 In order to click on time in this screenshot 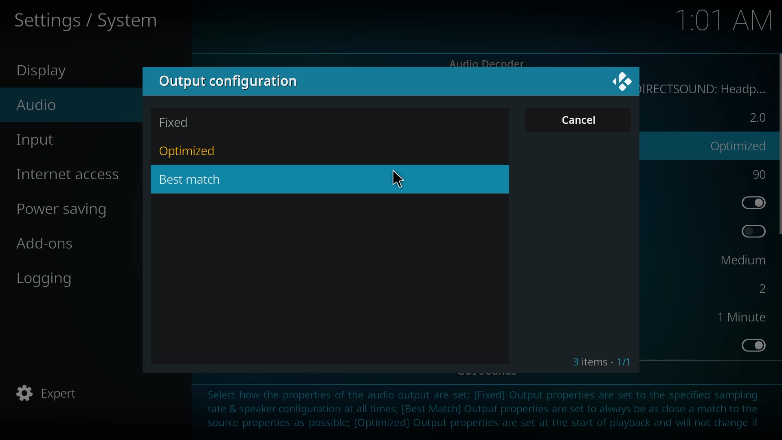, I will do `click(720, 22)`.